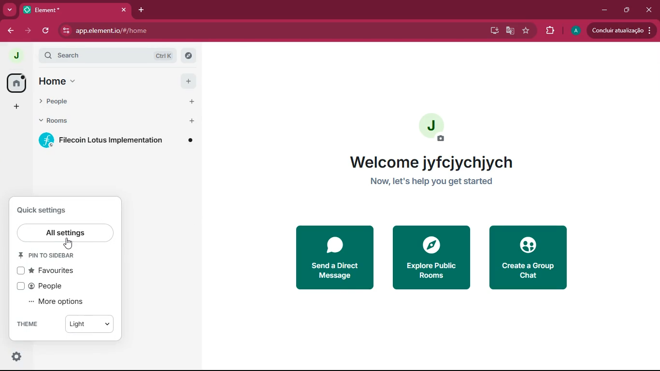 The height and width of the screenshot is (371, 660). What do you see at coordinates (117, 140) in the screenshot?
I see `filecoin lotus implementation` at bounding box center [117, 140].